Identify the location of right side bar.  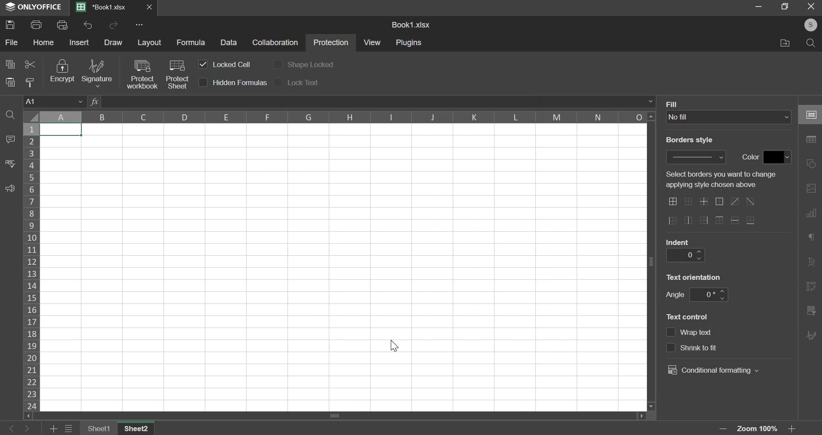
(811, 286).